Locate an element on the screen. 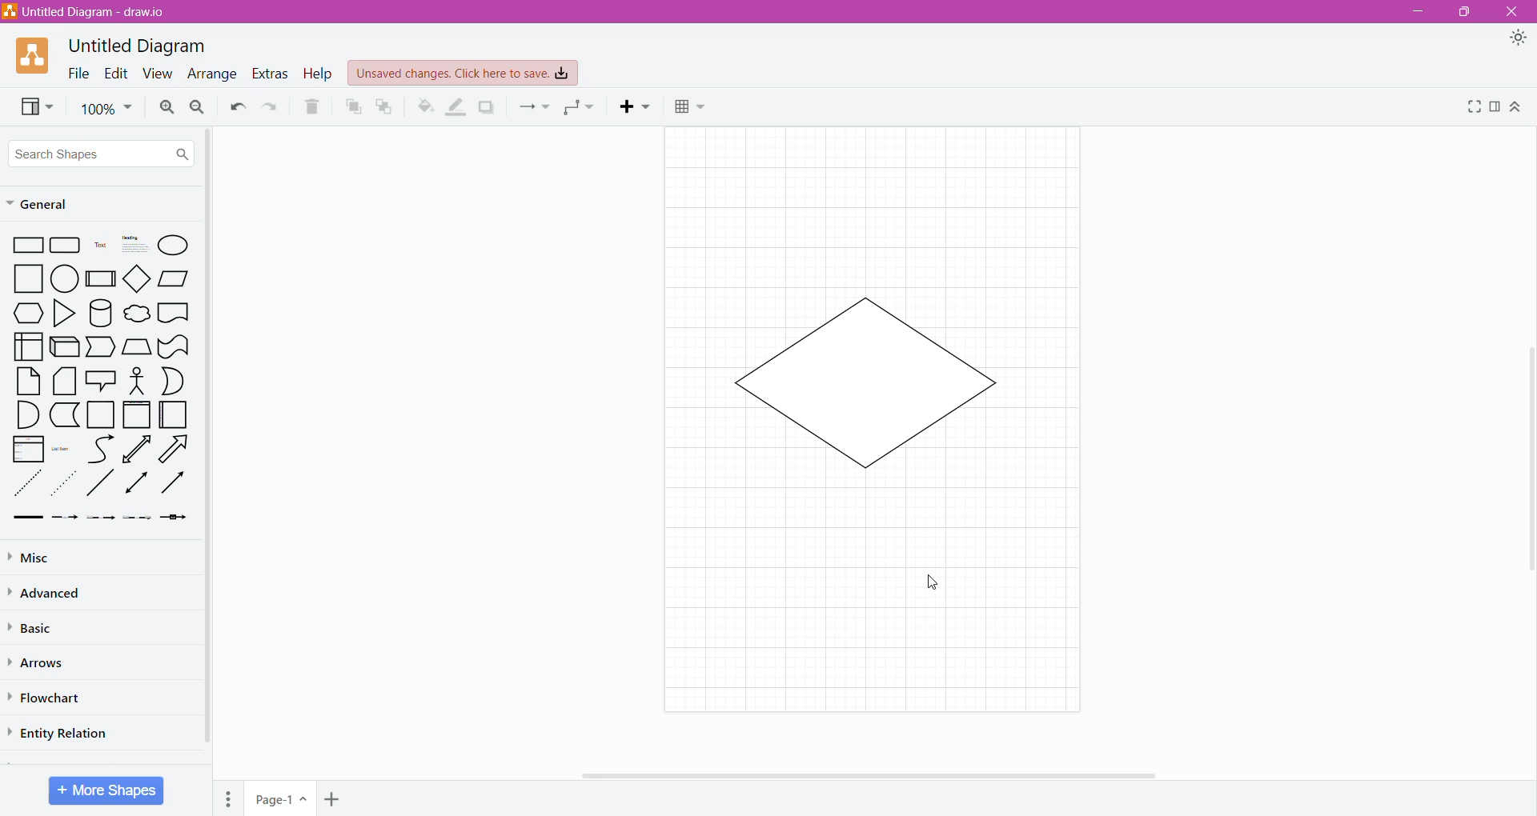 The width and height of the screenshot is (1537, 816). Insert Page is located at coordinates (331, 800).